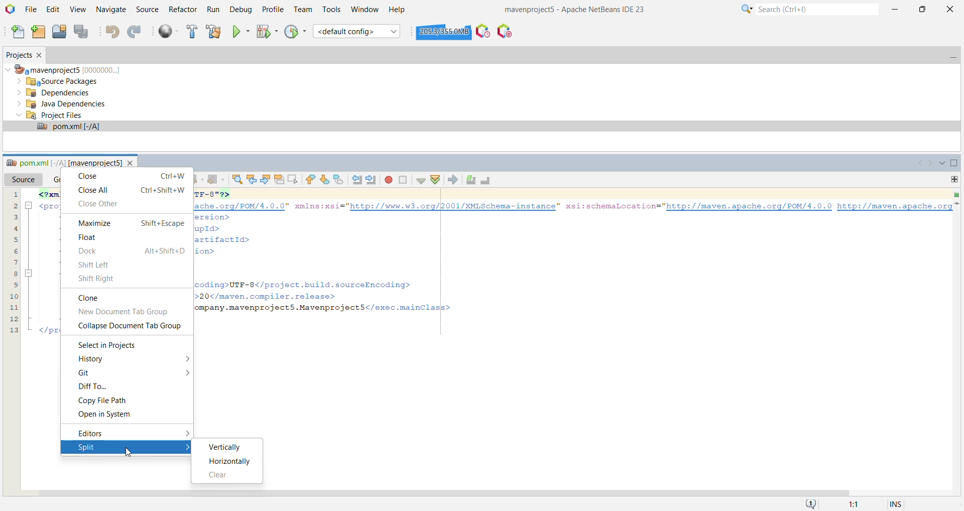 The image size is (964, 511). What do you see at coordinates (62, 163) in the screenshot?
I see `pom.xml file window` at bounding box center [62, 163].